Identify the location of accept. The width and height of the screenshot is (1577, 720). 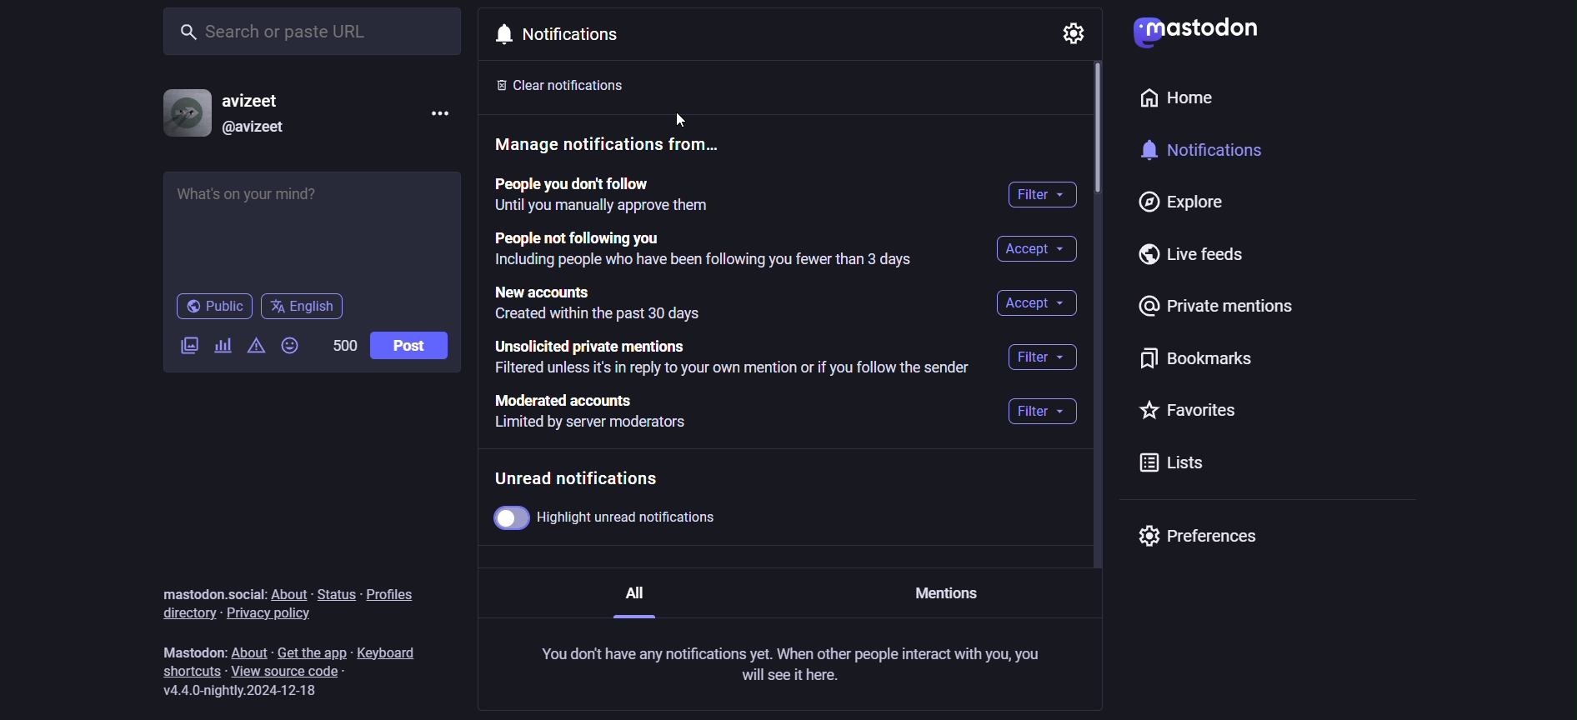
(1032, 249).